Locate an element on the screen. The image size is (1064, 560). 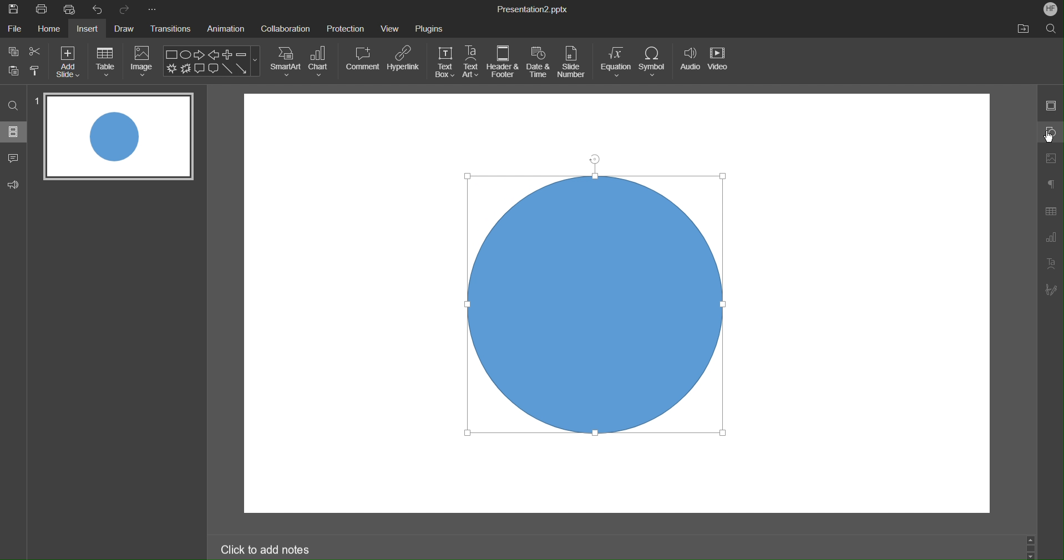
Presentation2 is located at coordinates (531, 11).